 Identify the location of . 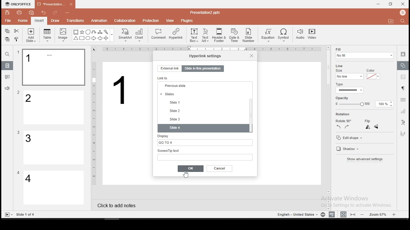
(19, 93).